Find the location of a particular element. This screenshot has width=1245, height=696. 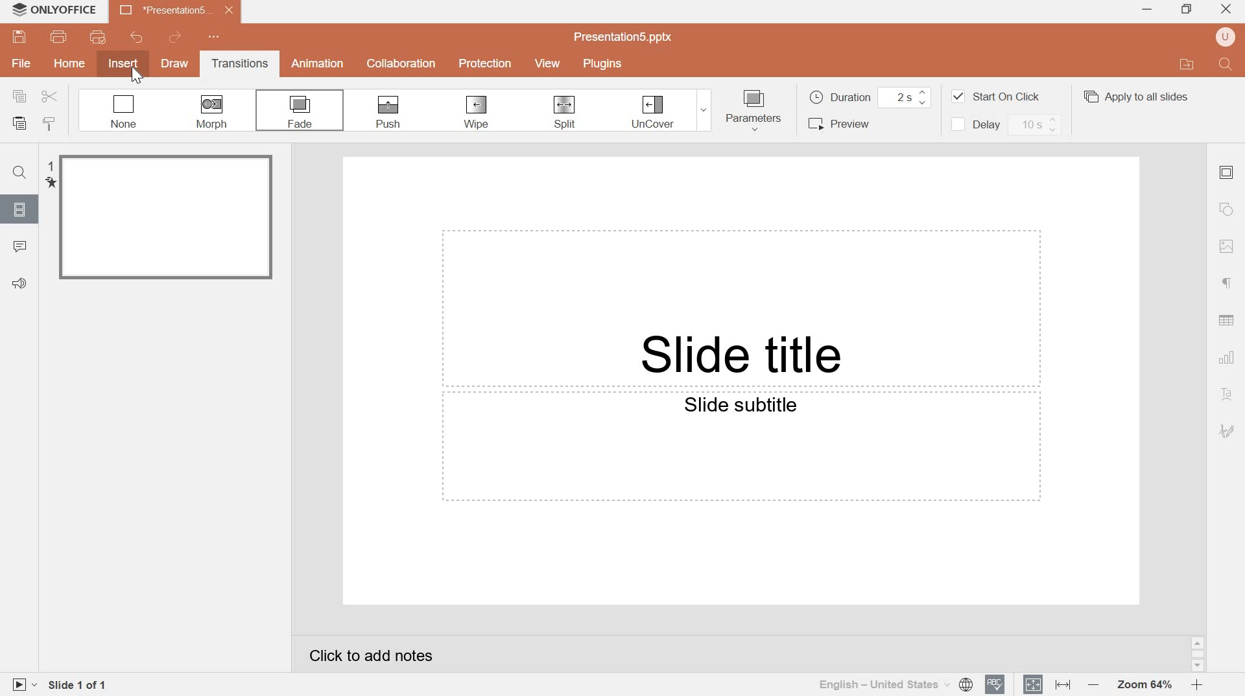

Start On Click is located at coordinates (995, 97).